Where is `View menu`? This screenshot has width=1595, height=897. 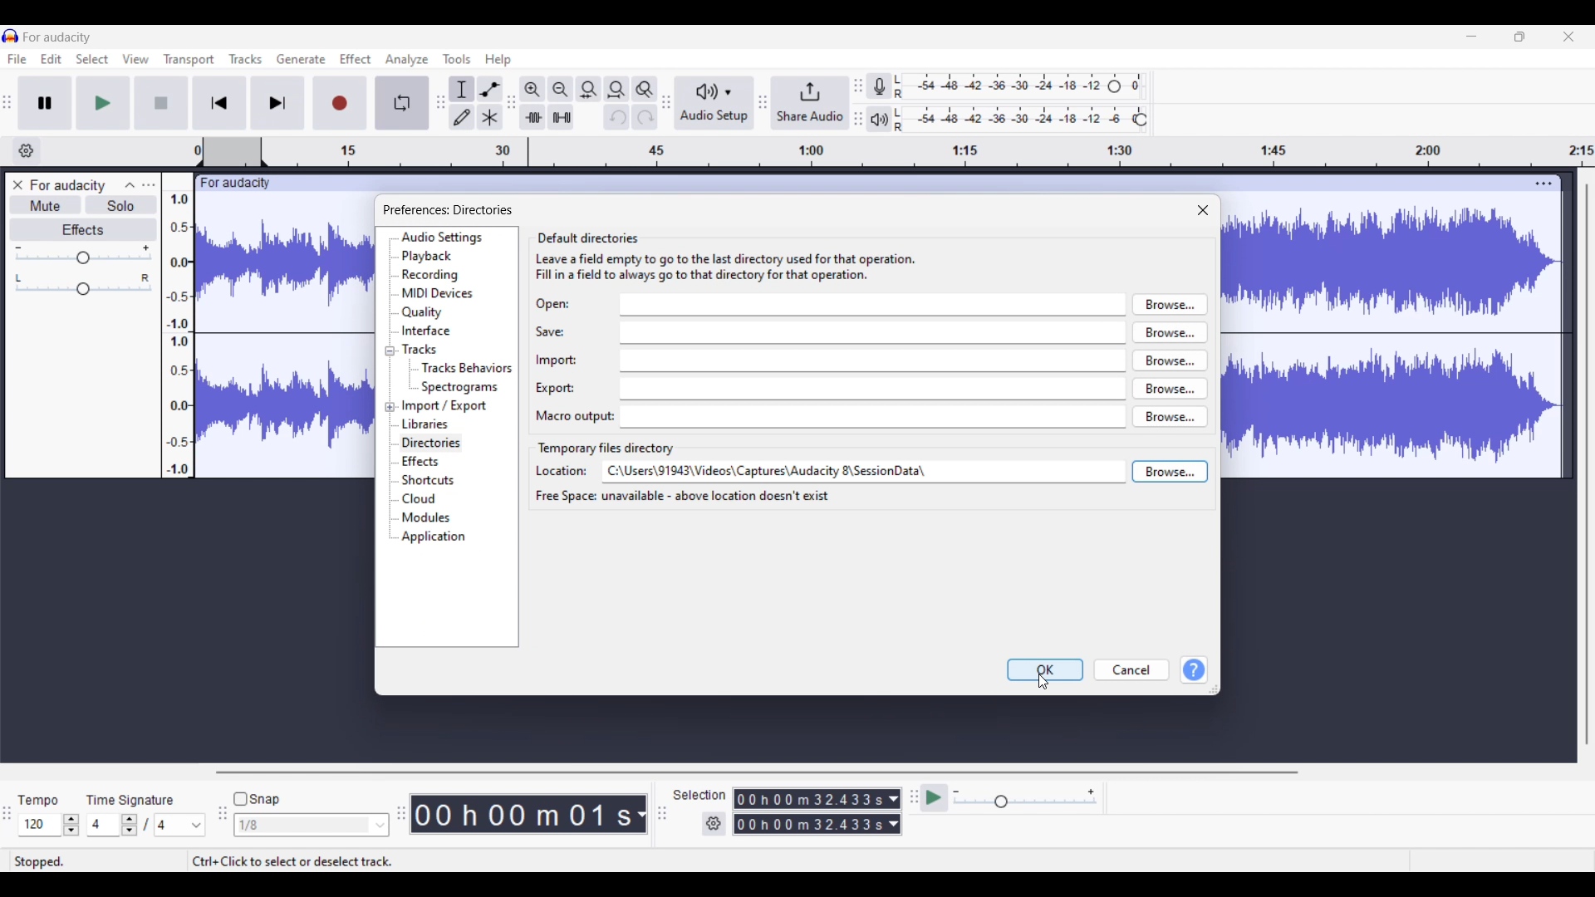
View menu is located at coordinates (135, 59).